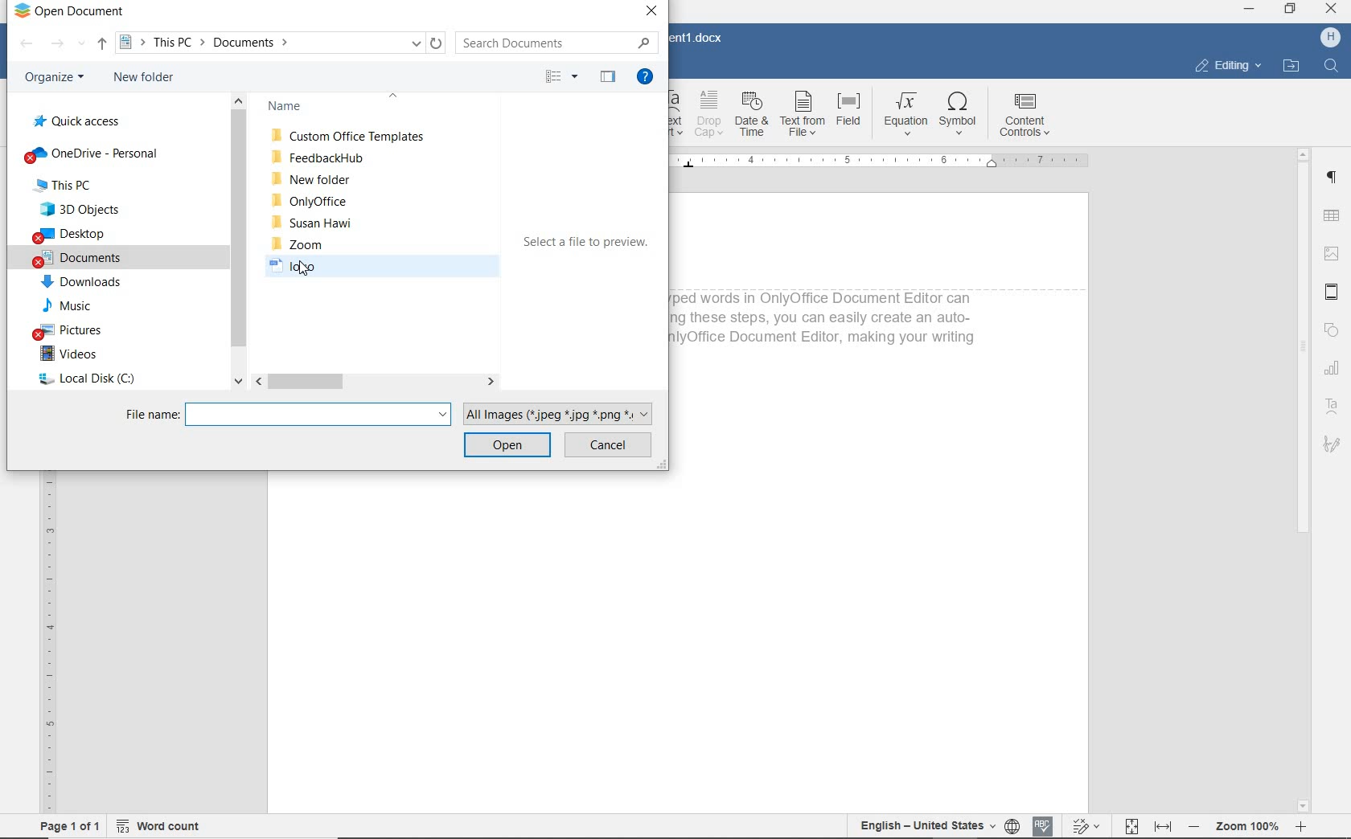 This screenshot has width=1351, height=839. Describe the element at coordinates (1333, 406) in the screenshot. I see `text area` at that location.